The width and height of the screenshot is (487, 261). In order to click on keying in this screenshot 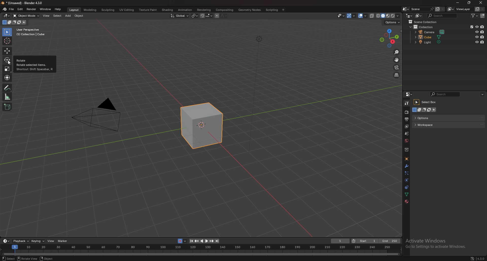, I will do `click(38, 241)`.